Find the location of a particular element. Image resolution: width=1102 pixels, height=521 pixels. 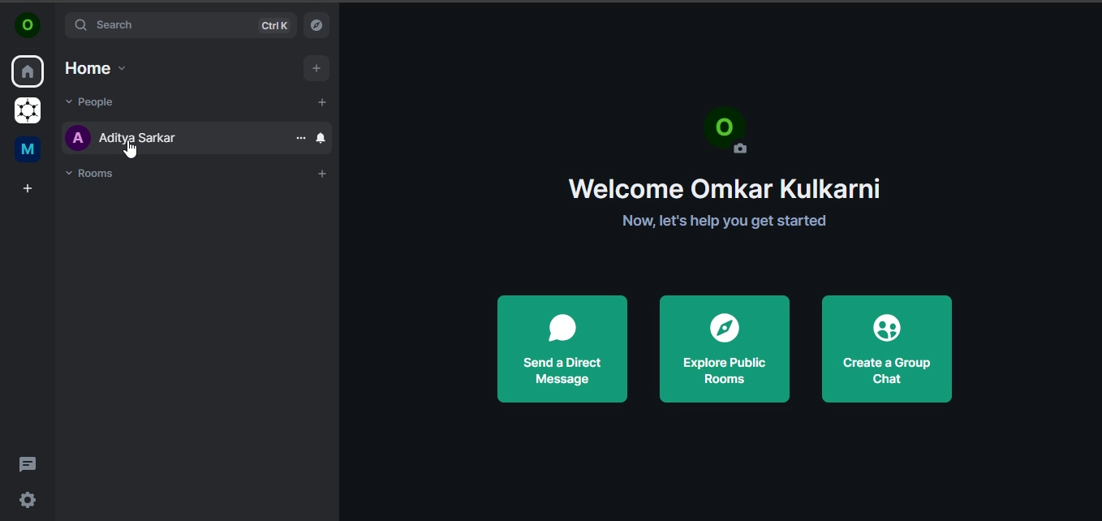

room options is located at coordinates (300, 138).